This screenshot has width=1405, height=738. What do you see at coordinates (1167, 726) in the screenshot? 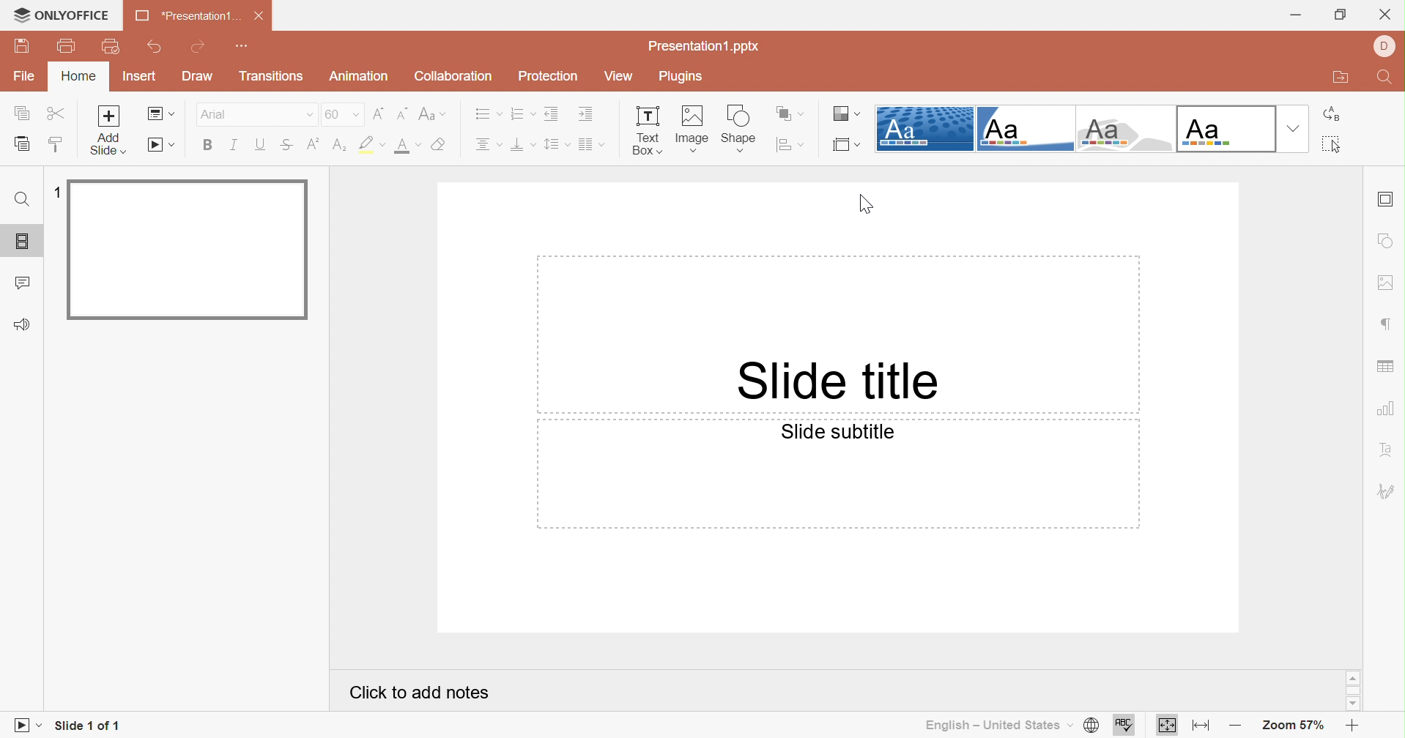
I see `Fit to slide` at bounding box center [1167, 726].